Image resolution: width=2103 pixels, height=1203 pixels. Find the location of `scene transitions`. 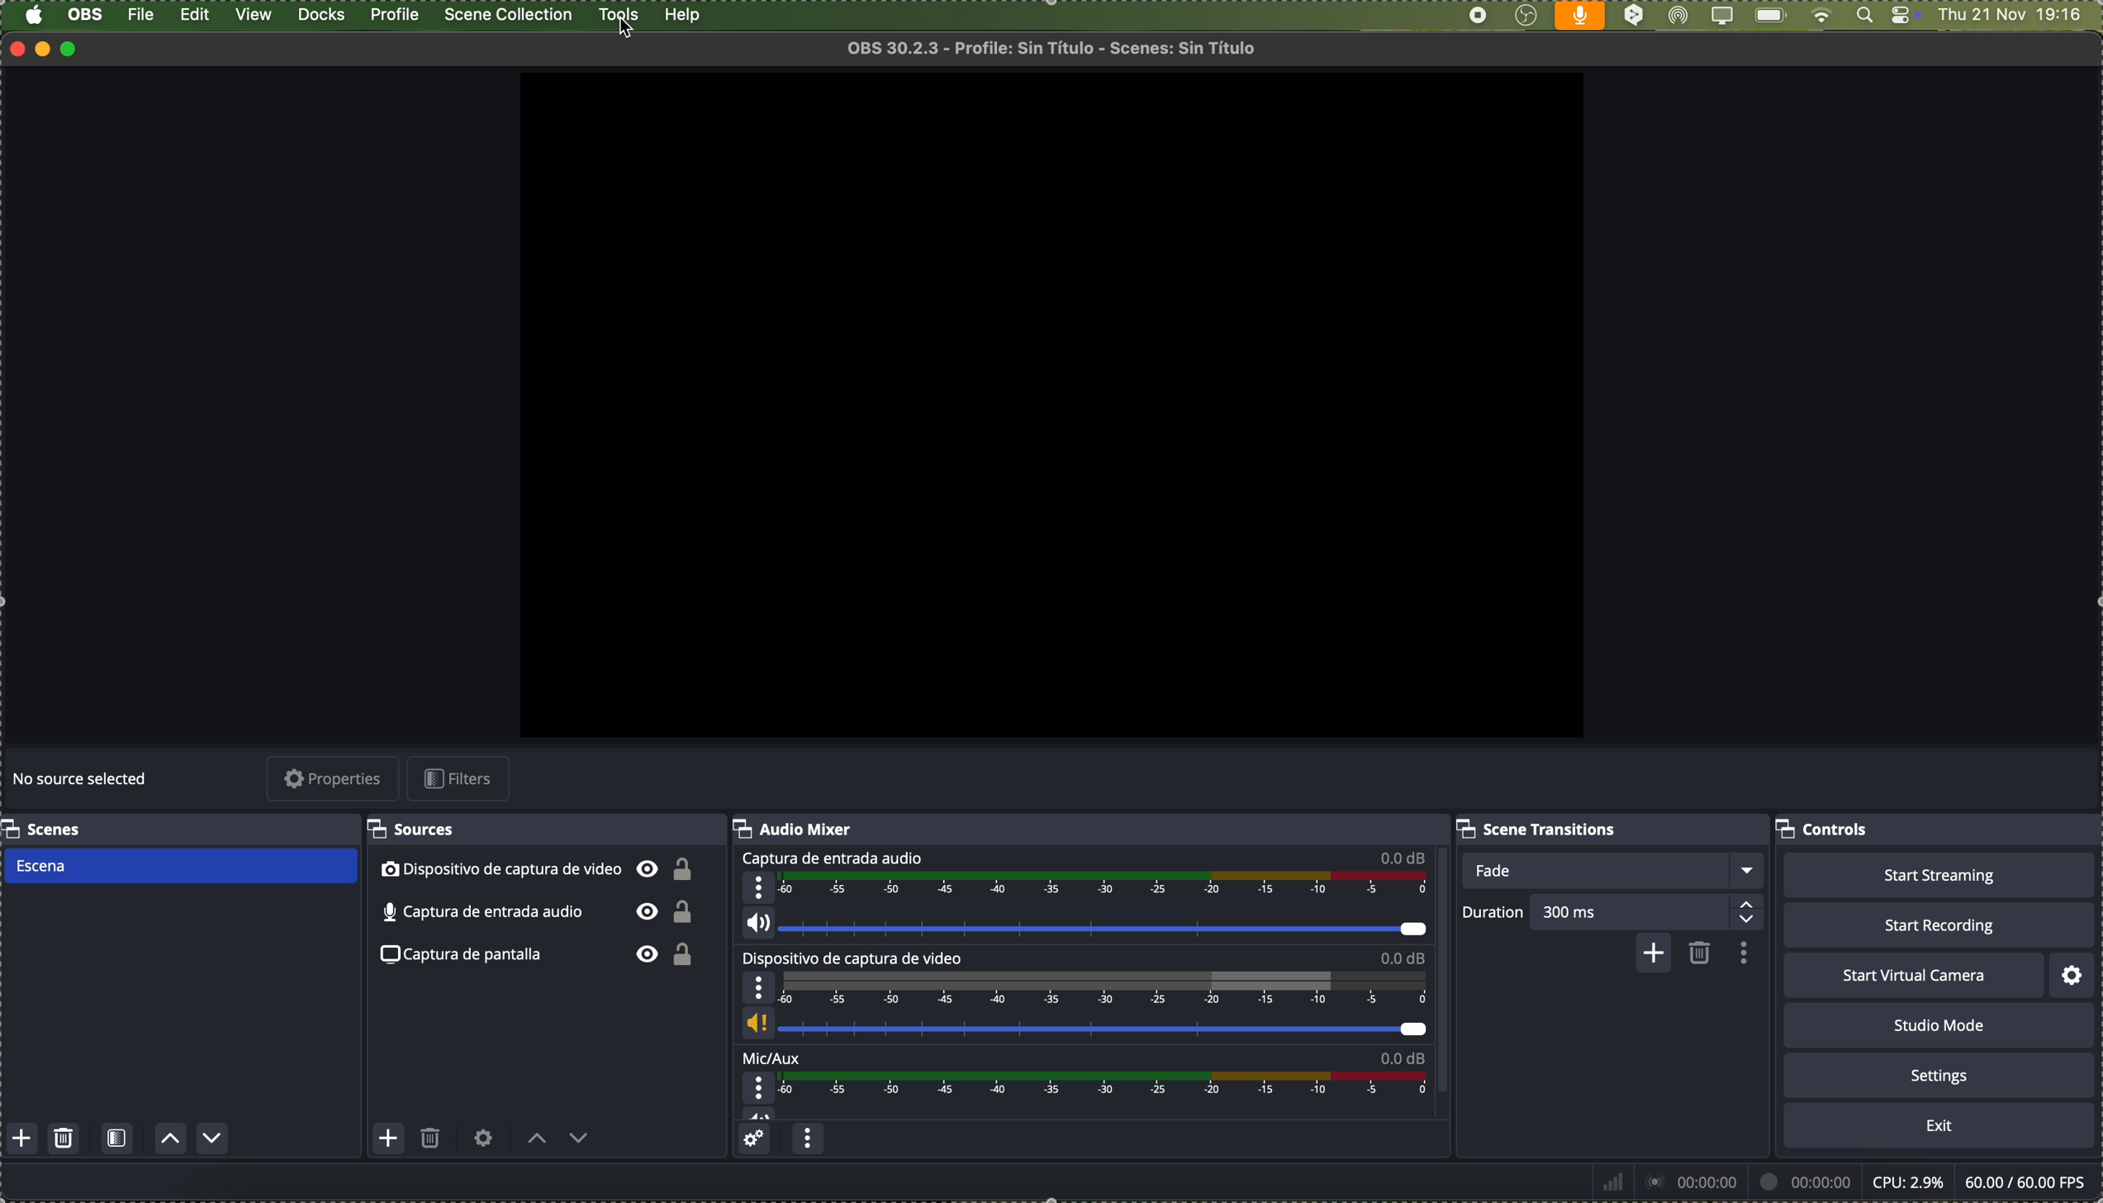

scene transitions is located at coordinates (1541, 828).